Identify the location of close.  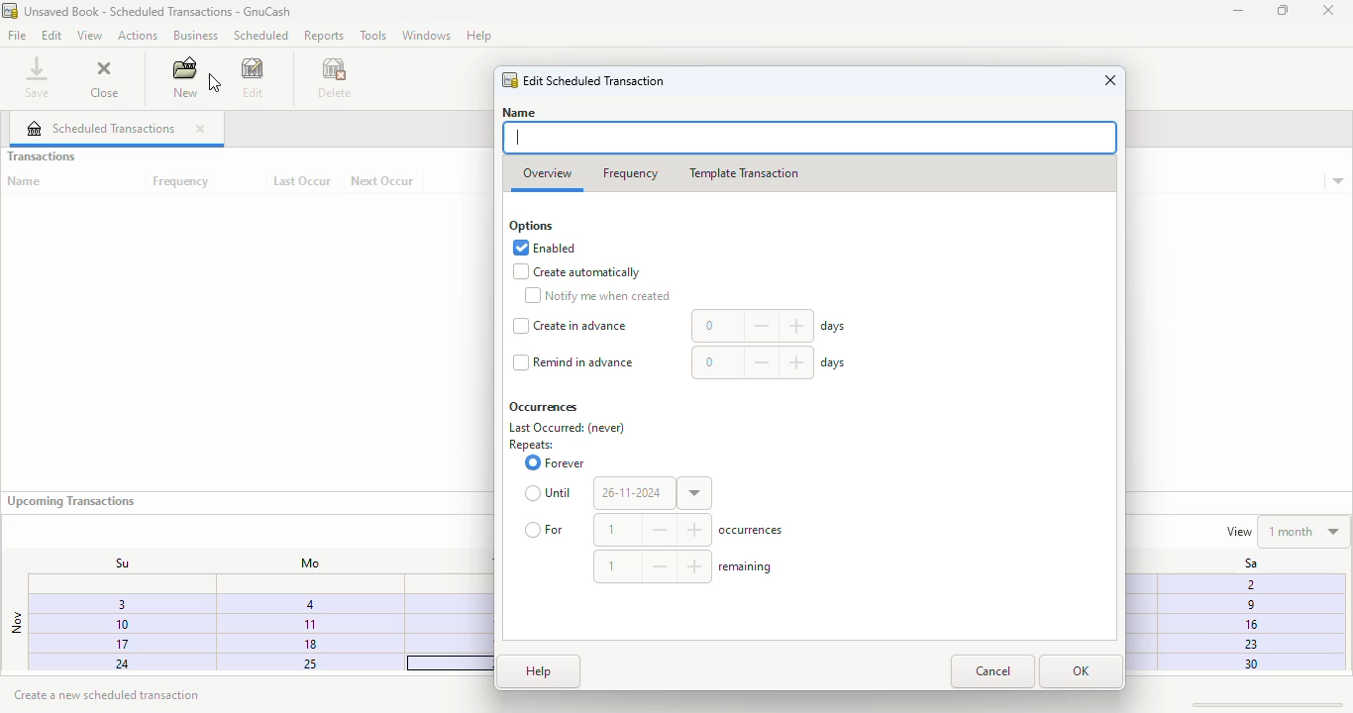
(1110, 80).